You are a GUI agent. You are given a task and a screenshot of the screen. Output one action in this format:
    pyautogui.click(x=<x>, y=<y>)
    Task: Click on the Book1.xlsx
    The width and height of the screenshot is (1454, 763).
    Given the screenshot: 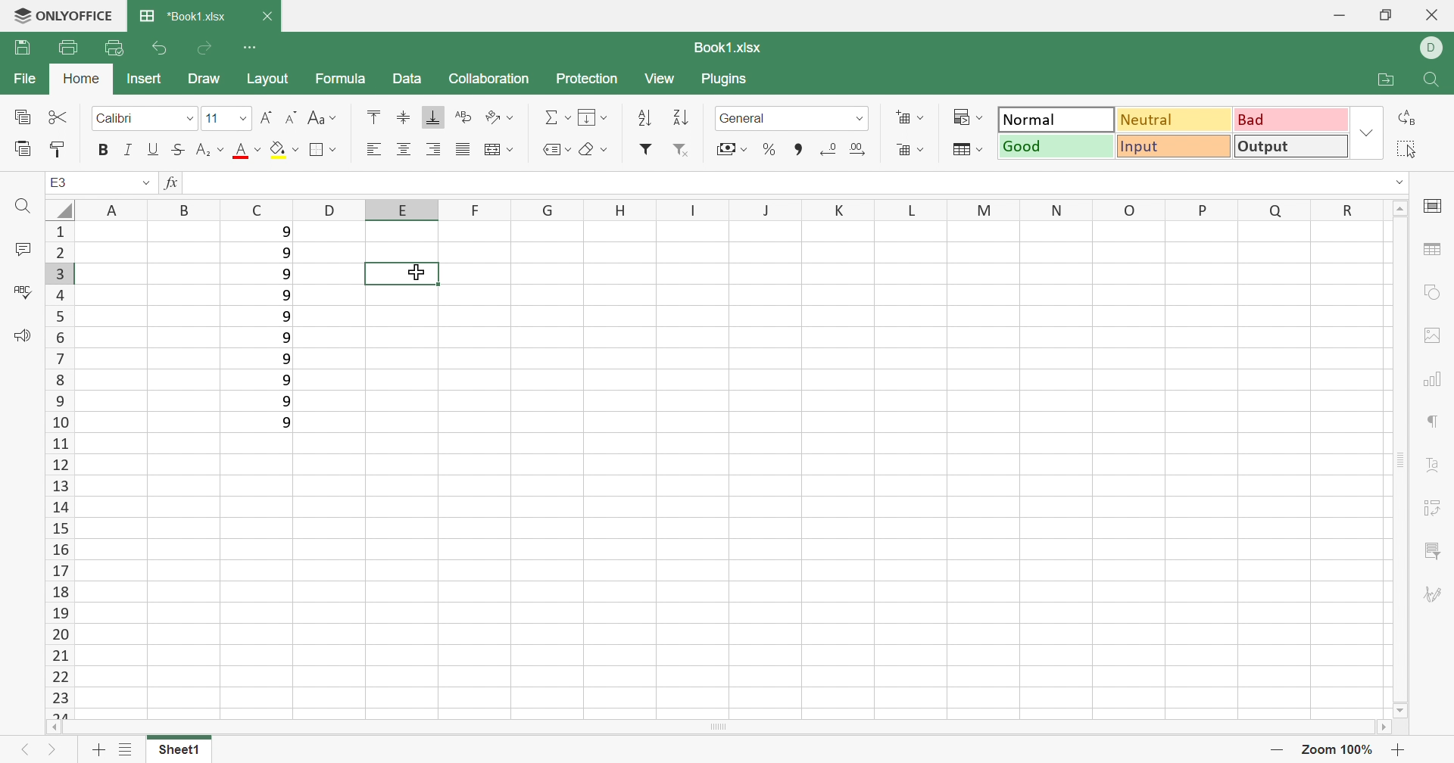 What is the action you would take?
    pyautogui.click(x=734, y=49)
    